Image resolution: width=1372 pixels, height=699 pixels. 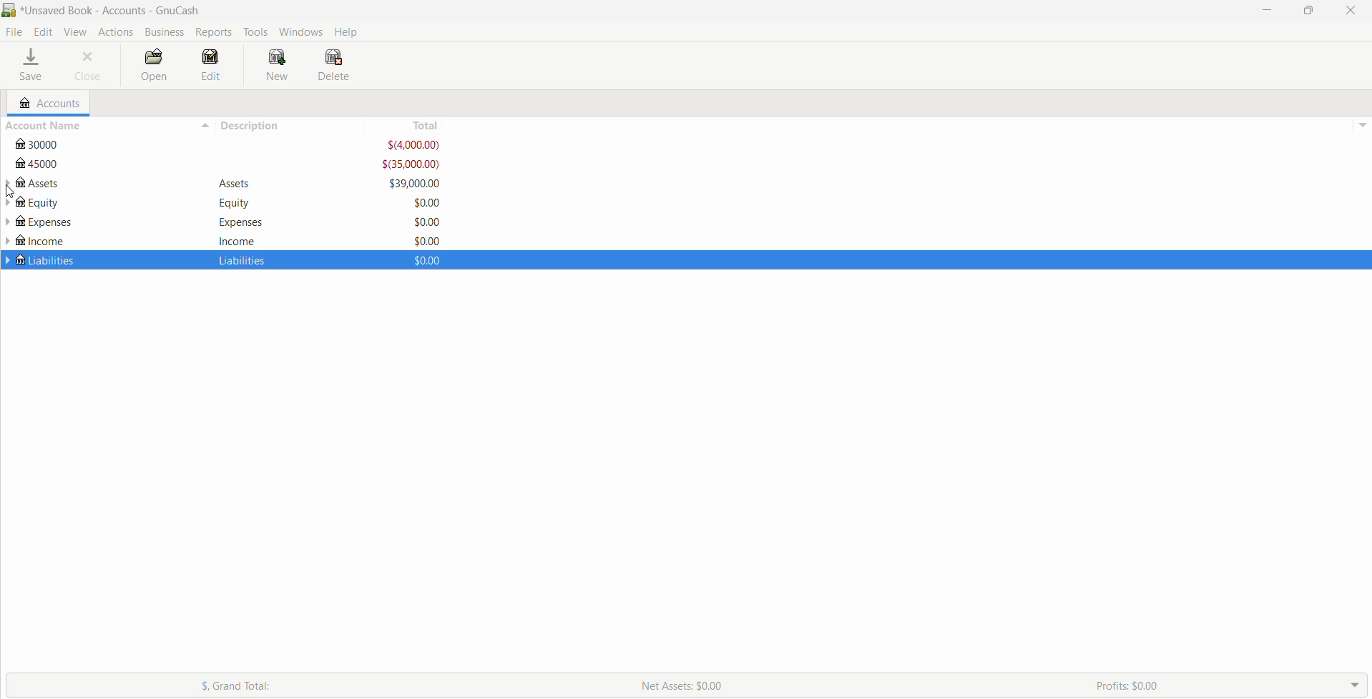 What do you see at coordinates (156, 65) in the screenshot?
I see `Open` at bounding box center [156, 65].